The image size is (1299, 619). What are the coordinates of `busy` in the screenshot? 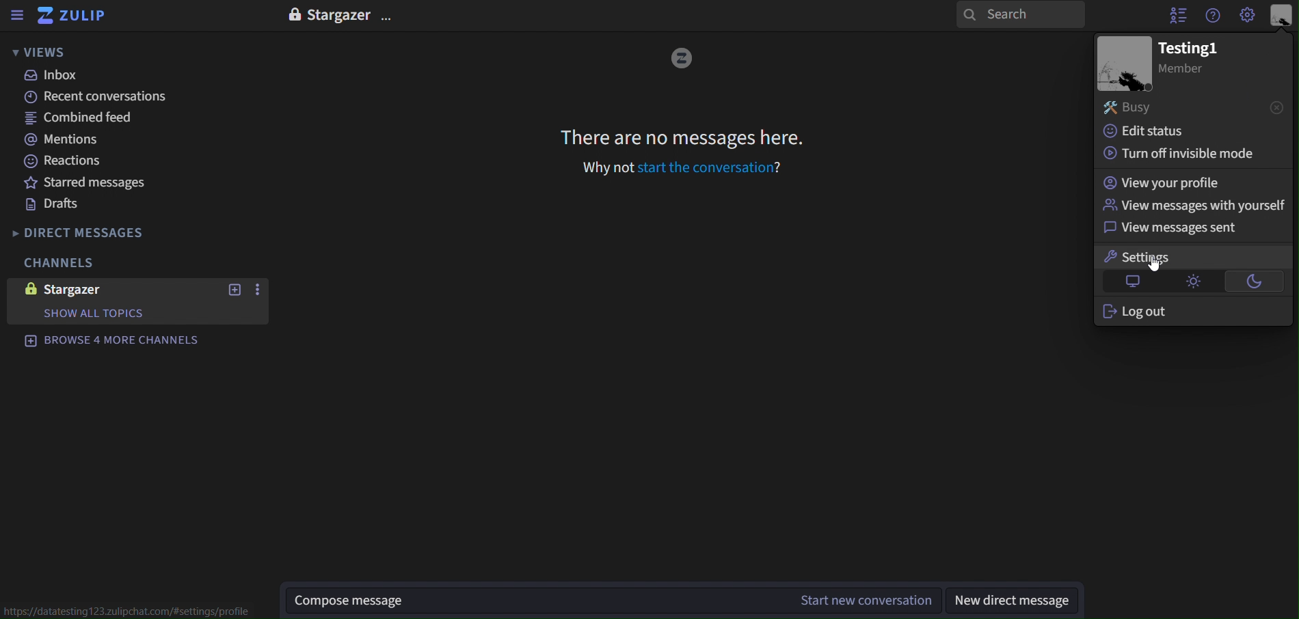 It's located at (1194, 107).